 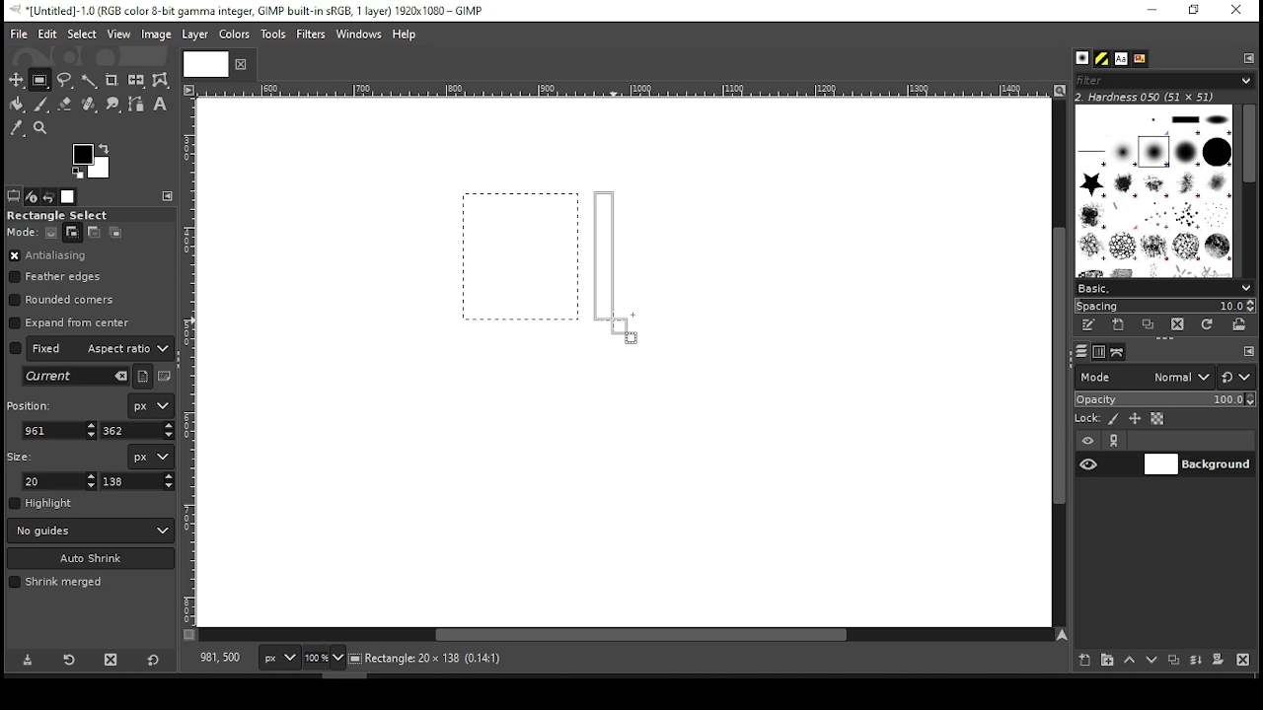 What do you see at coordinates (60, 277) in the screenshot?
I see `feather edges` at bounding box center [60, 277].